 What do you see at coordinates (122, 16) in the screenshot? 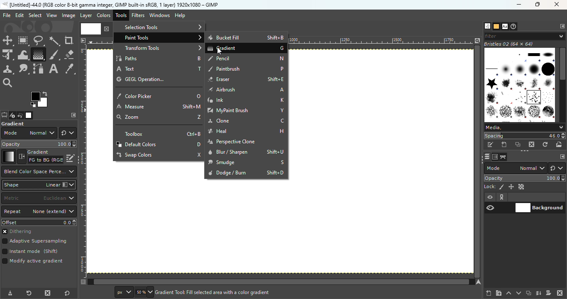
I see `Tools` at bounding box center [122, 16].